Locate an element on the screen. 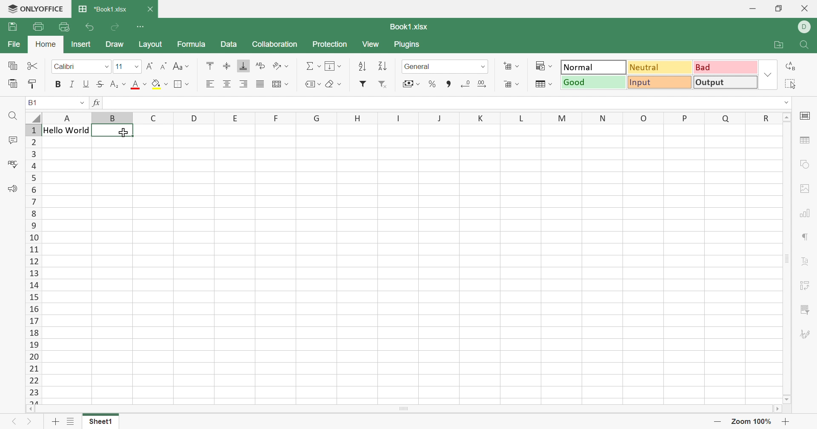 This screenshot has width=817, height=429. Data is located at coordinates (226, 44).